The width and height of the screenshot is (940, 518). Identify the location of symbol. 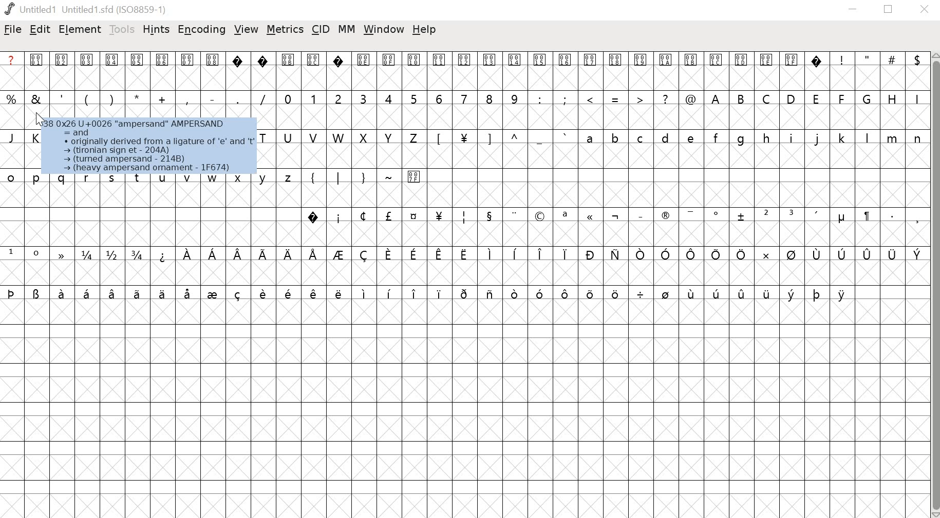
(843, 254).